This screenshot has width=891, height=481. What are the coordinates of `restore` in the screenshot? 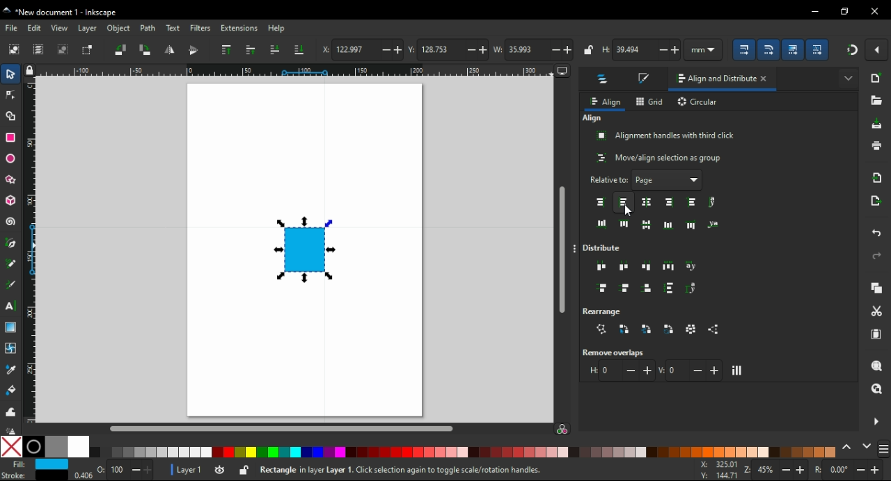 It's located at (846, 11).